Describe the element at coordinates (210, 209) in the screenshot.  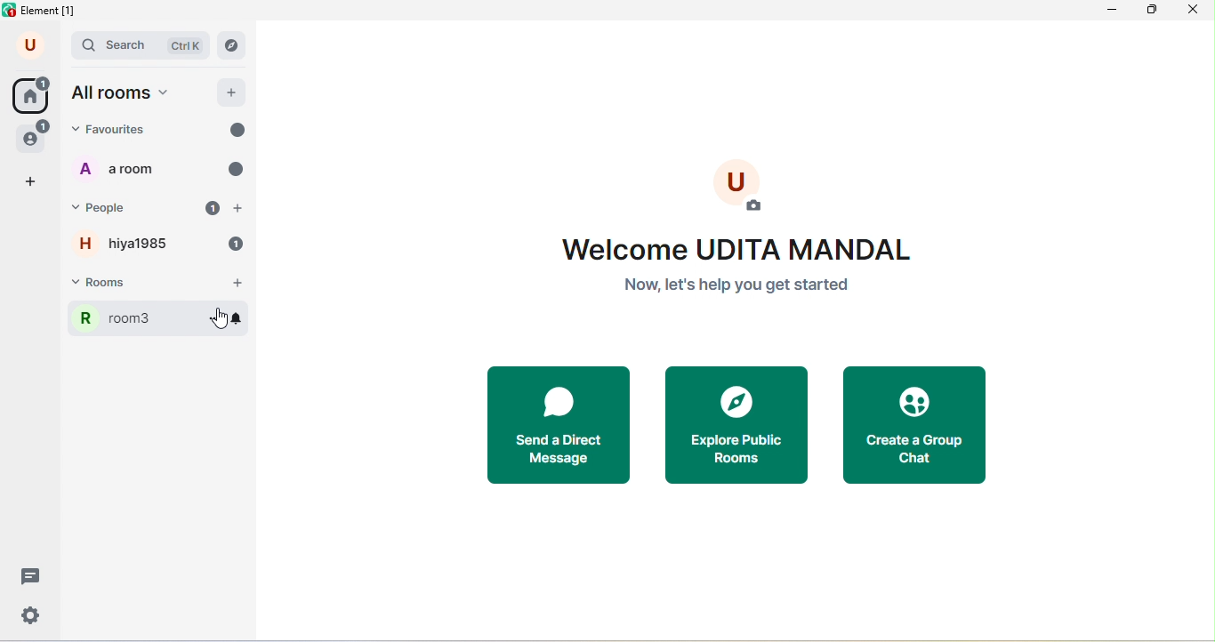
I see `unread message symbol` at that location.